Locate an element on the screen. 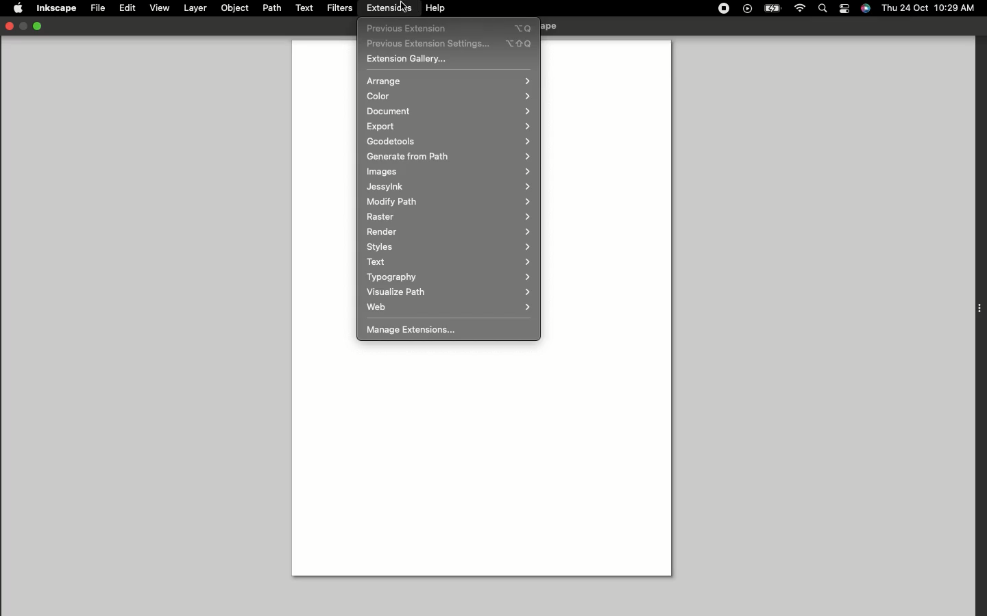 This screenshot has height=616, width=987. Restore is located at coordinates (24, 27).